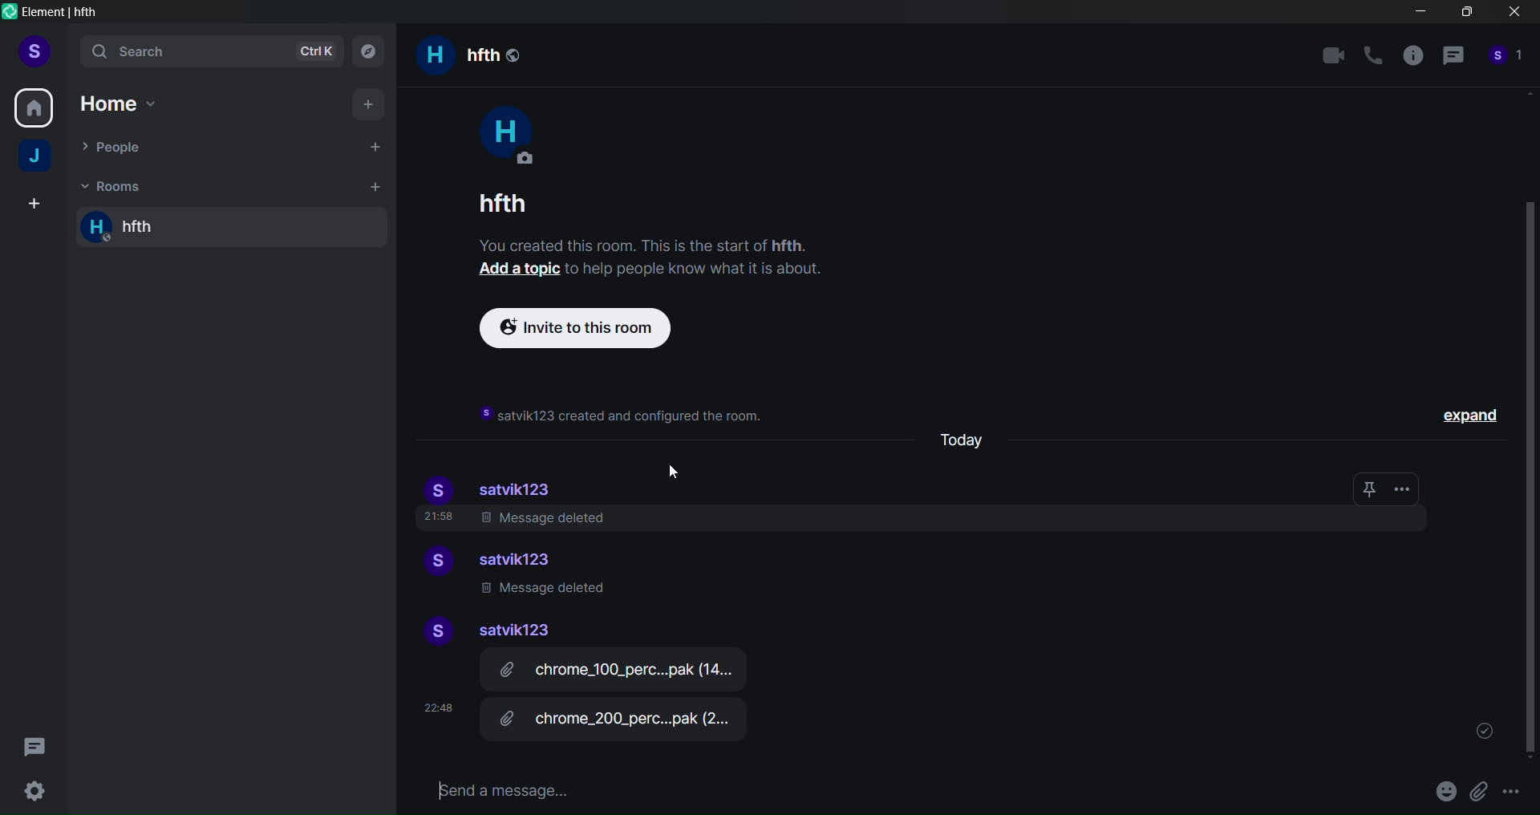 The height and width of the screenshot is (815, 1540). What do you see at coordinates (513, 522) in the screenshot?
I see `Message deleted` at bounding box center [513, 522].